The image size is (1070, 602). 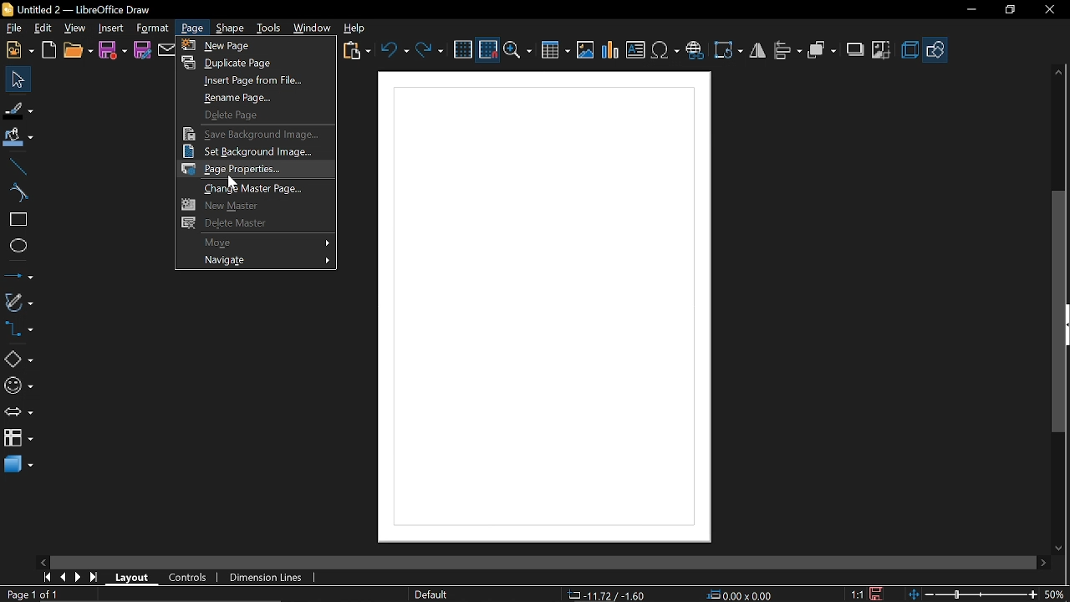 I want to click on Flowchart, so click(x=17, y=436).